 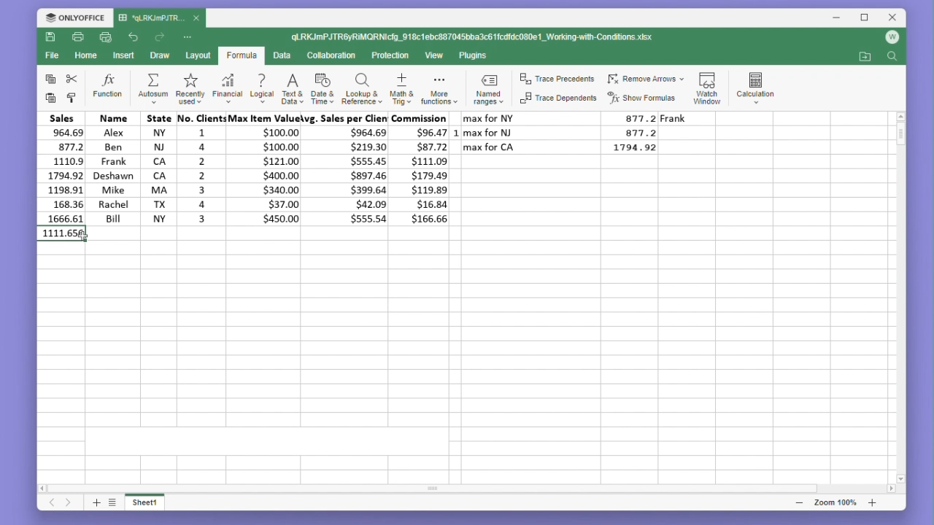 What do you see at coordinates (458, 369) in the screenshot?
I see `Empty cells` at bounding box center [458, 369].